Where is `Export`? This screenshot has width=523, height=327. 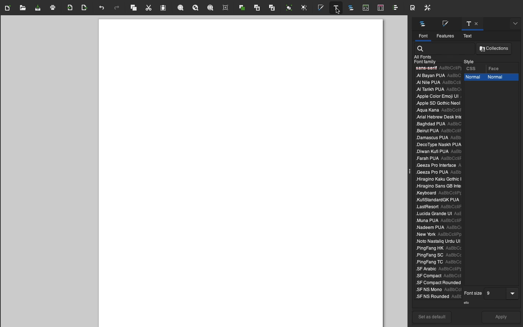
Export is located at coordinates (85, 8).